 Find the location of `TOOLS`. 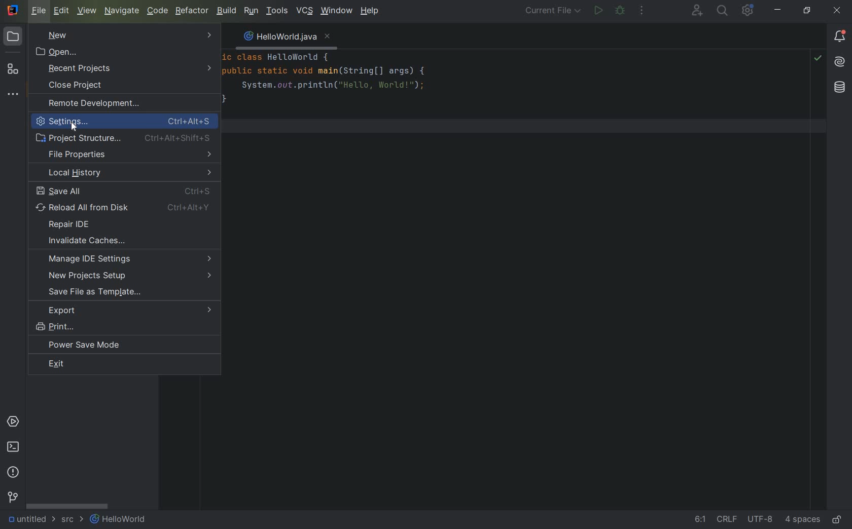

TOOLS is located at coordinates (277, 11).